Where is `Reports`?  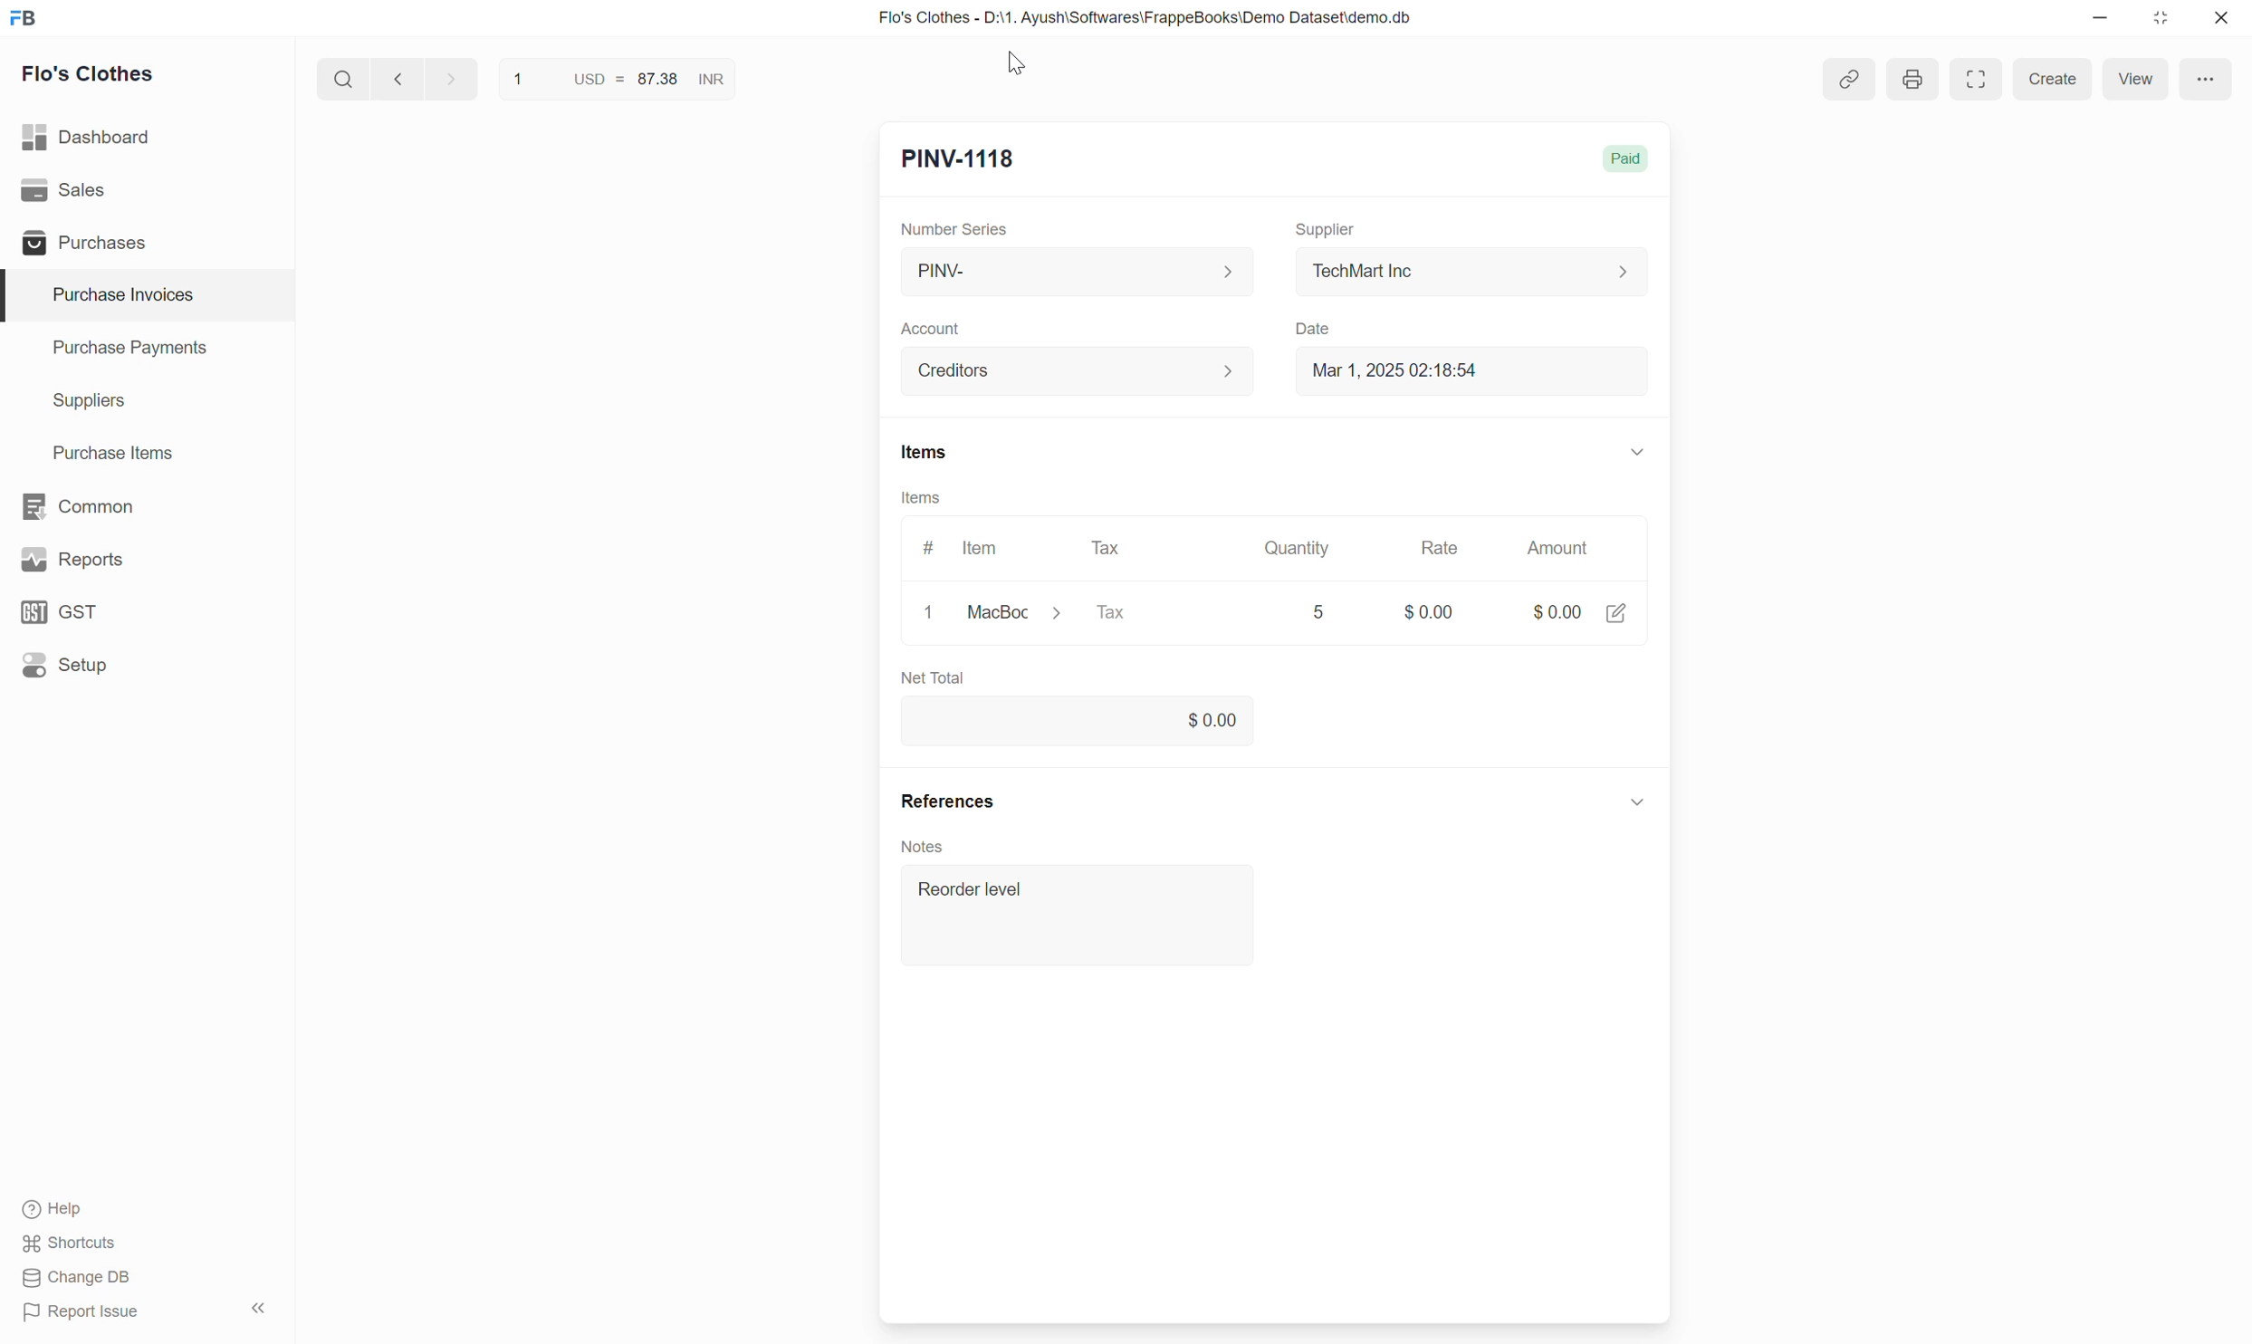 Reports is located at coordinates (147, 560).